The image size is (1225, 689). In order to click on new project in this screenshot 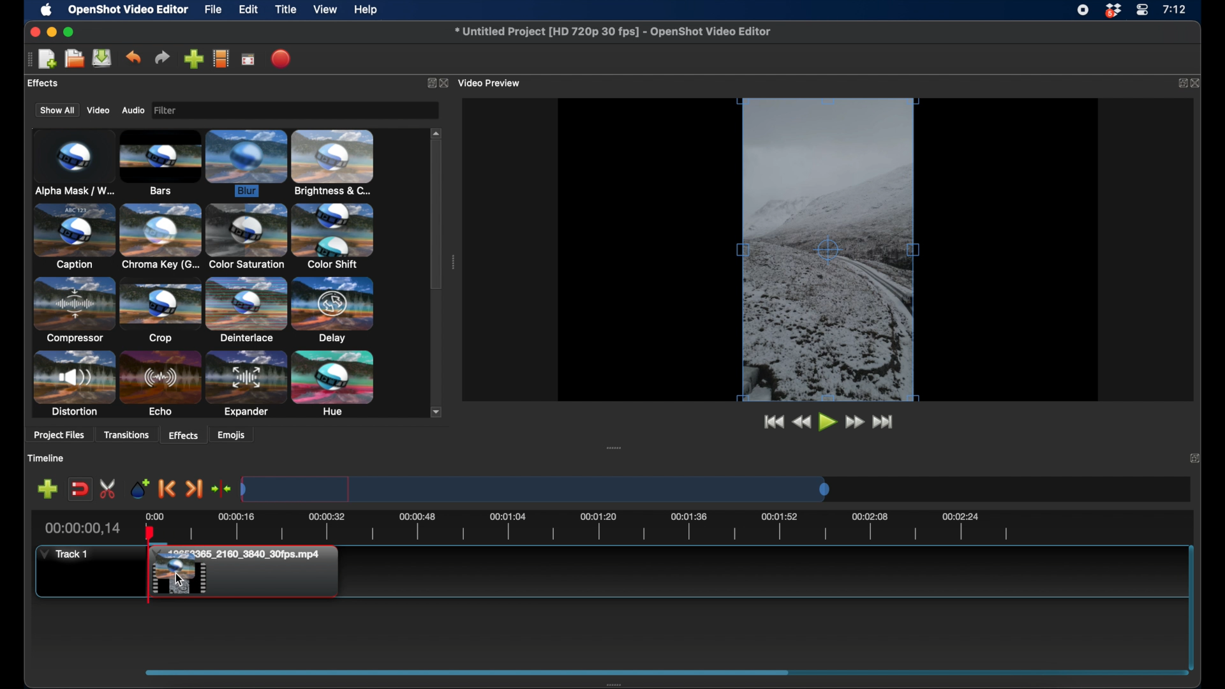, I will do `click(47, 59)`.